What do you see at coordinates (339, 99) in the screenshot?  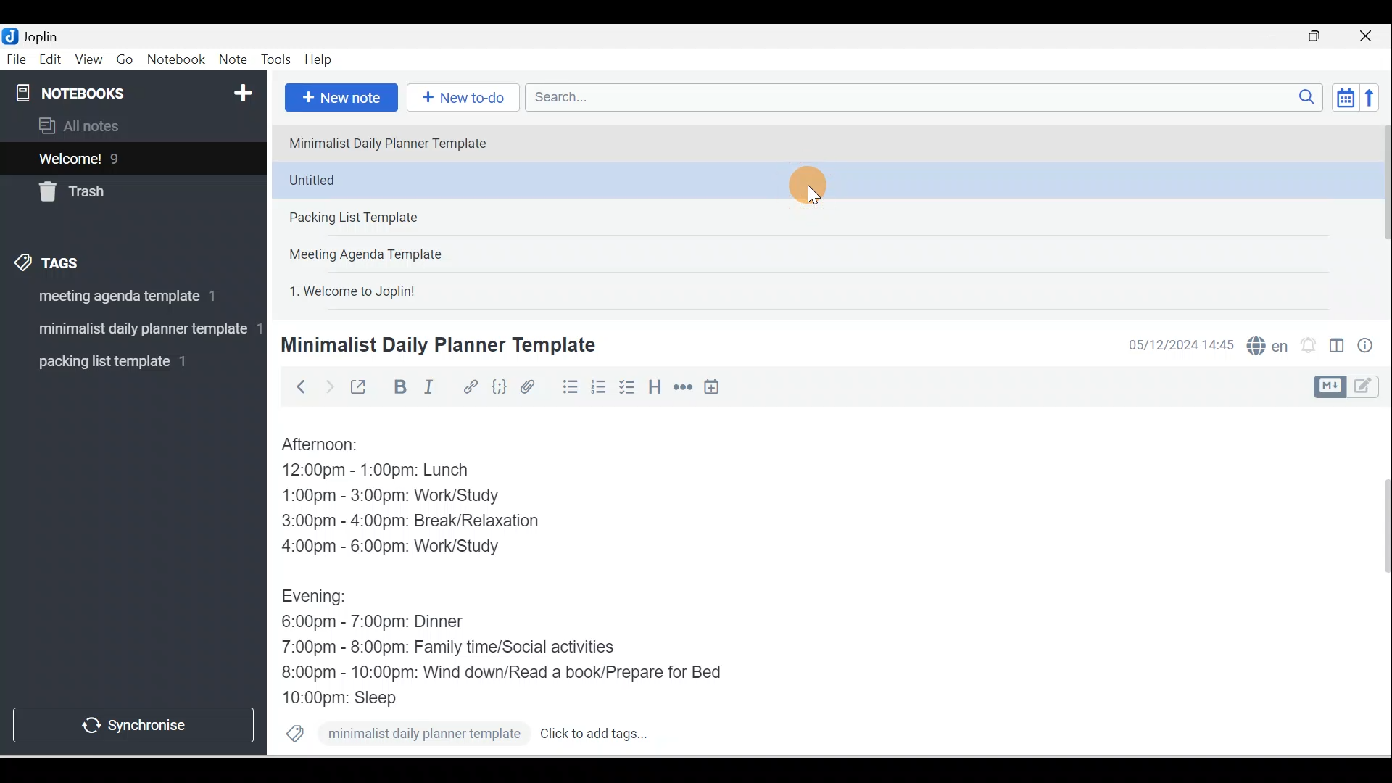 I see `New note` at bounding box center [339, 99].